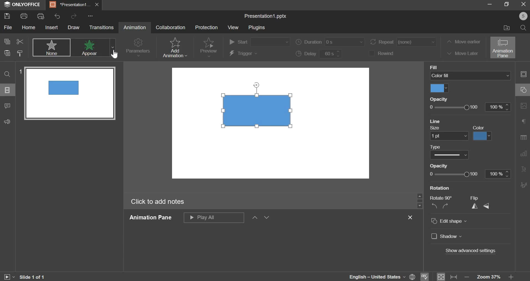  What do you see at coordinates (244, 54) in the screenshot?
I see `trigger` at bounding box center [244, 54].